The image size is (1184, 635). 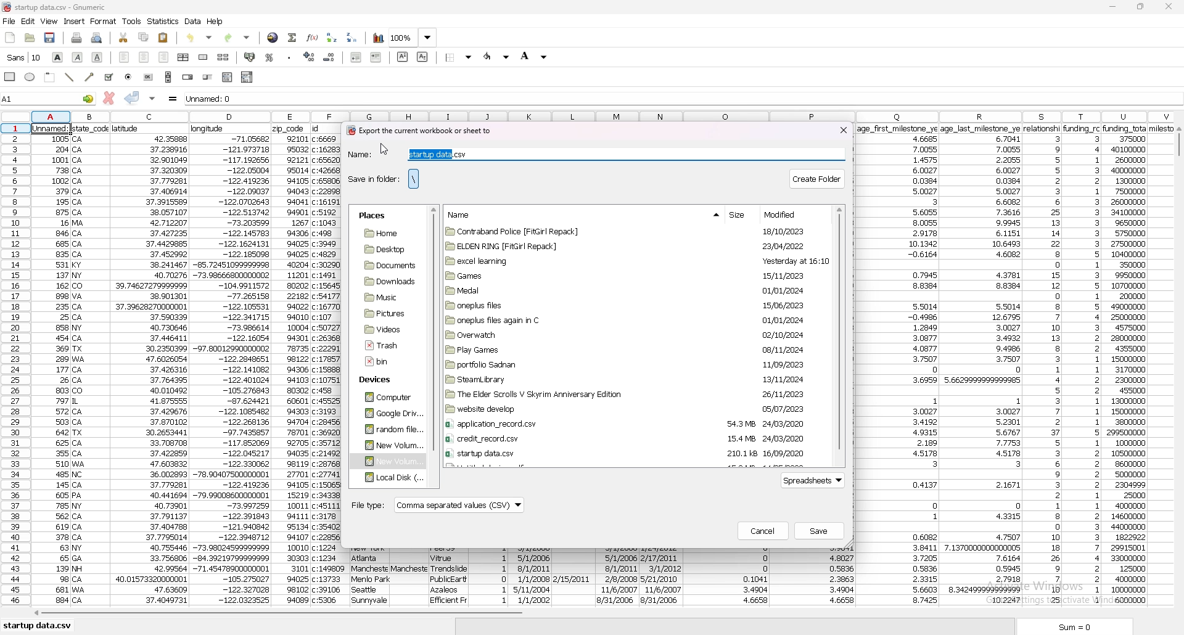 I want to click on modified, so click(x=785, y=215).